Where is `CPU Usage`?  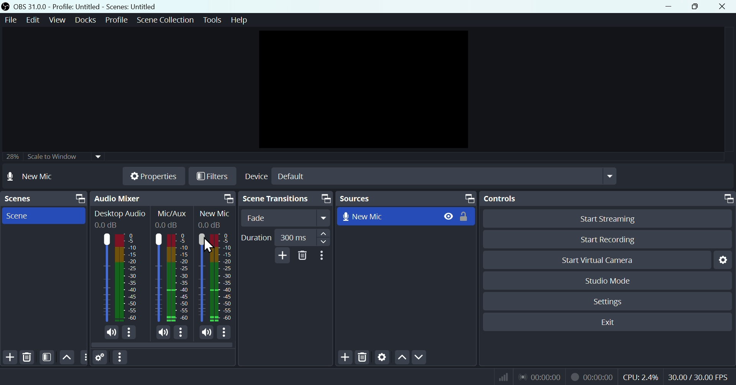 CPU Usage is located at coordinates (641, 377).